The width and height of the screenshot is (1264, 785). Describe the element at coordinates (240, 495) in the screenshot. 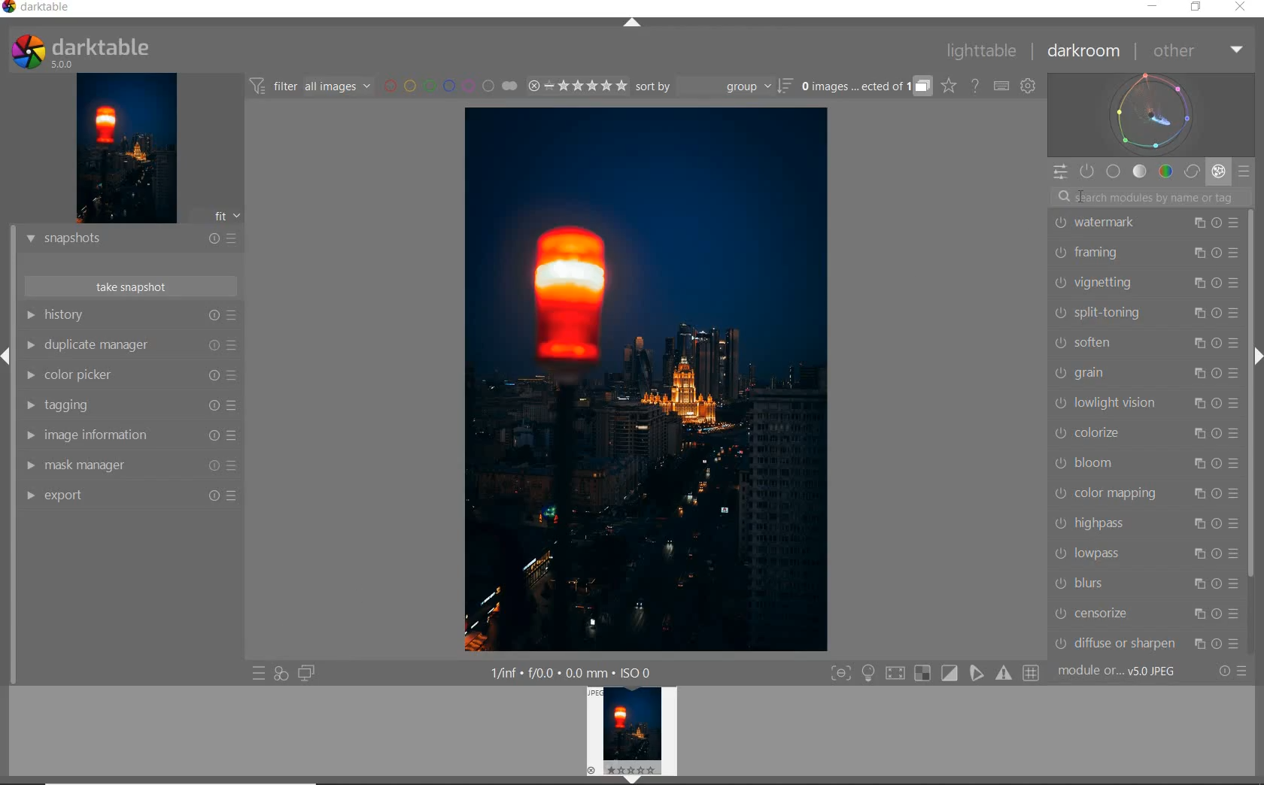

I see `Preset and reset` at that location.